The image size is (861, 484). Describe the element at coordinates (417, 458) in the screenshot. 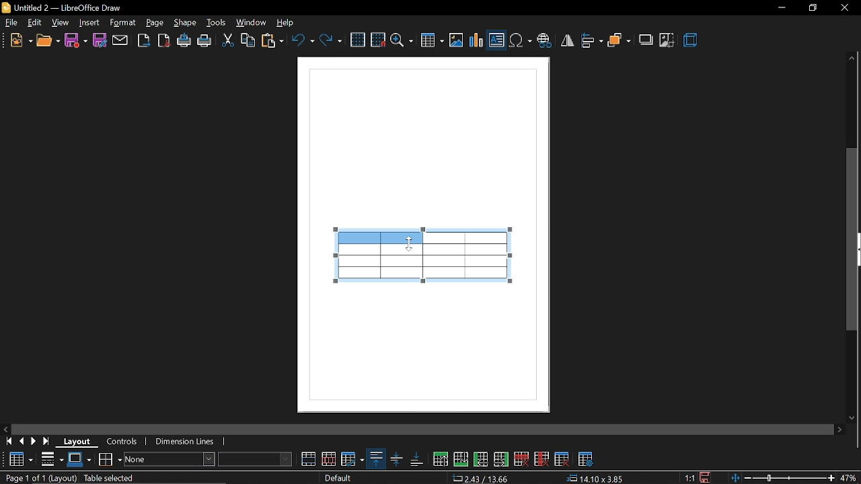

I see `align bottom` at that location.